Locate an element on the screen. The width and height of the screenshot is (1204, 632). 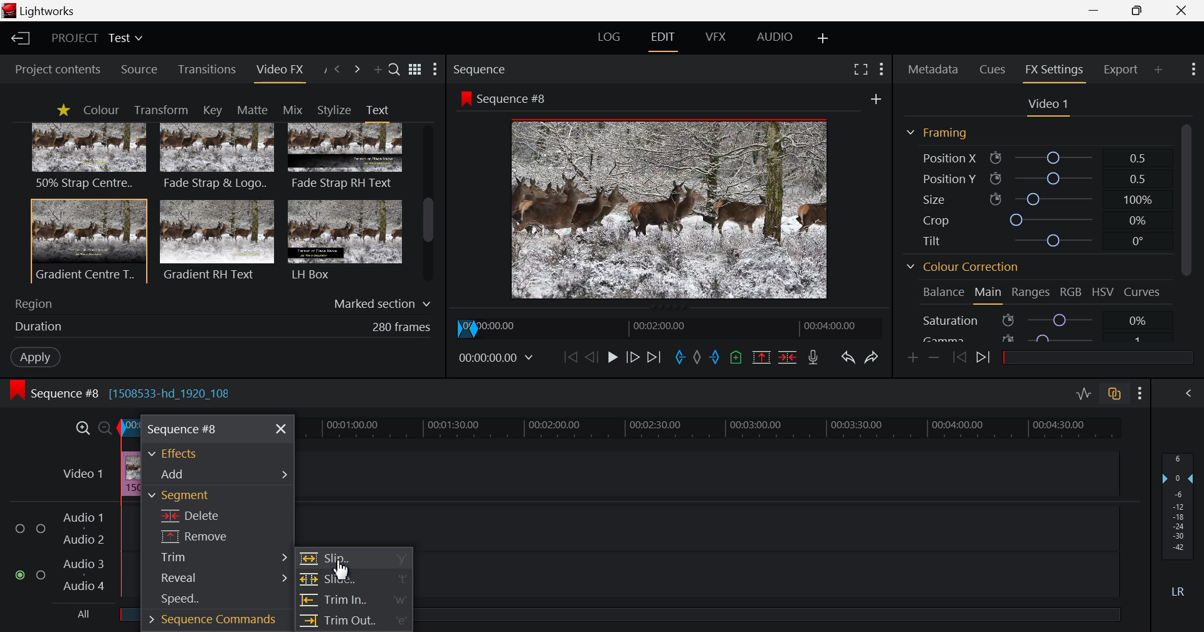
Close Menu is located at coordinates (282, 429).